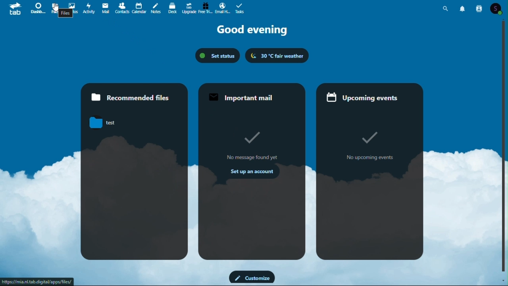 The width and height of the screenshot is (508, 286). Describe the element at coordinates (369, 171) in the screenshot. I see `upcoming events` at that location.